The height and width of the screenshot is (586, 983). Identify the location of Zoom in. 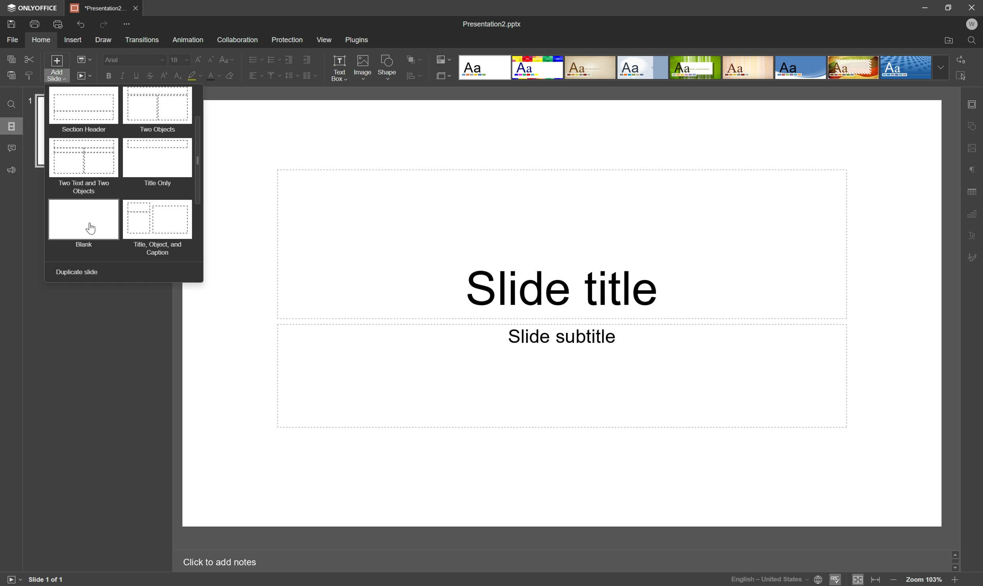
(955, 579).